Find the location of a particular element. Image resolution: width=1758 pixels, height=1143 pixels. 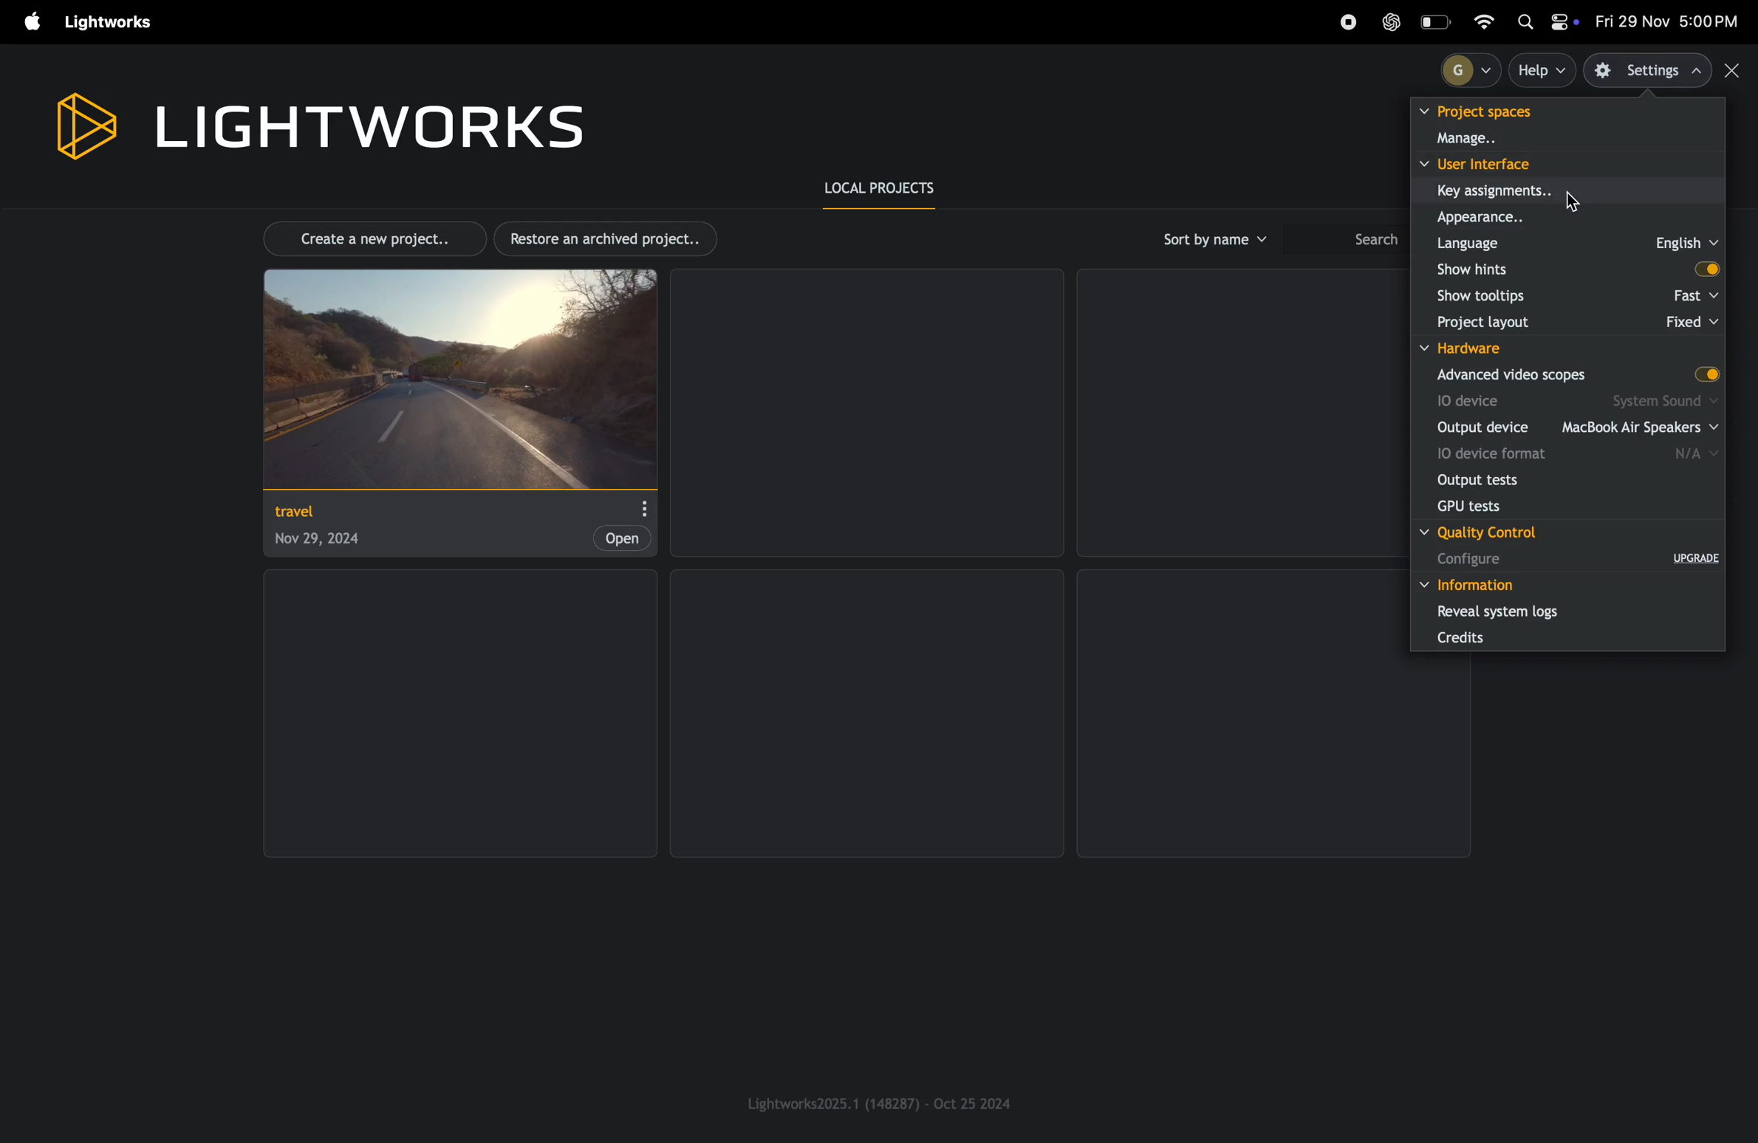

information is located at coordinates (1563, 582).